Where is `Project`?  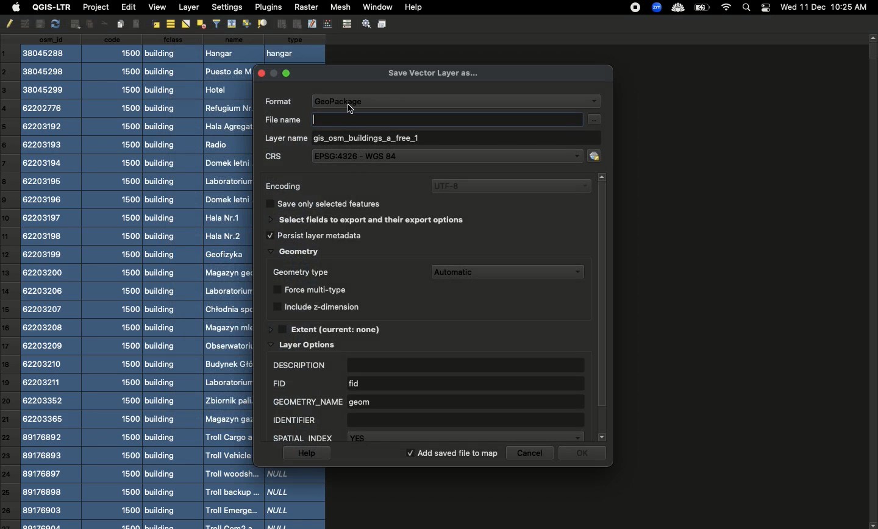 Project is located at coordinates (95, 8).